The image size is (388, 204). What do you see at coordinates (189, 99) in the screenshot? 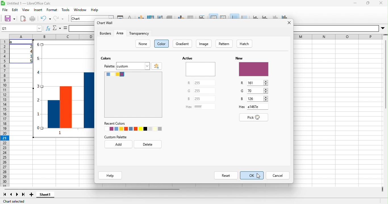
I see `B` at bounding box center [189, 99].